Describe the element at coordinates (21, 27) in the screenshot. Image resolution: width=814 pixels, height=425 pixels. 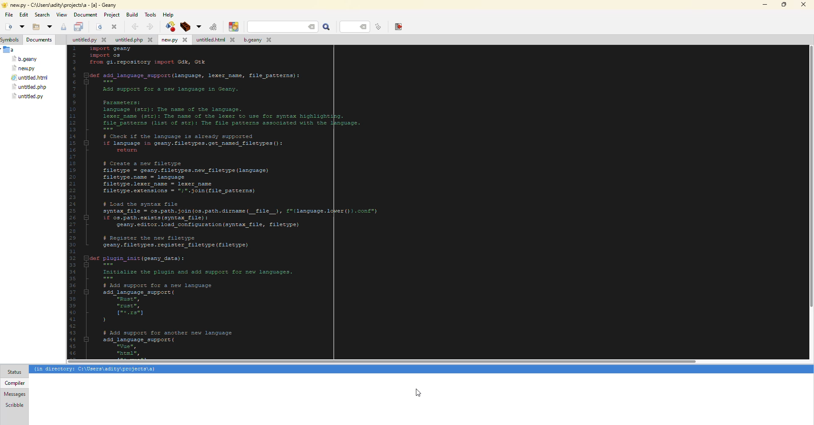
I see `open` at that location.